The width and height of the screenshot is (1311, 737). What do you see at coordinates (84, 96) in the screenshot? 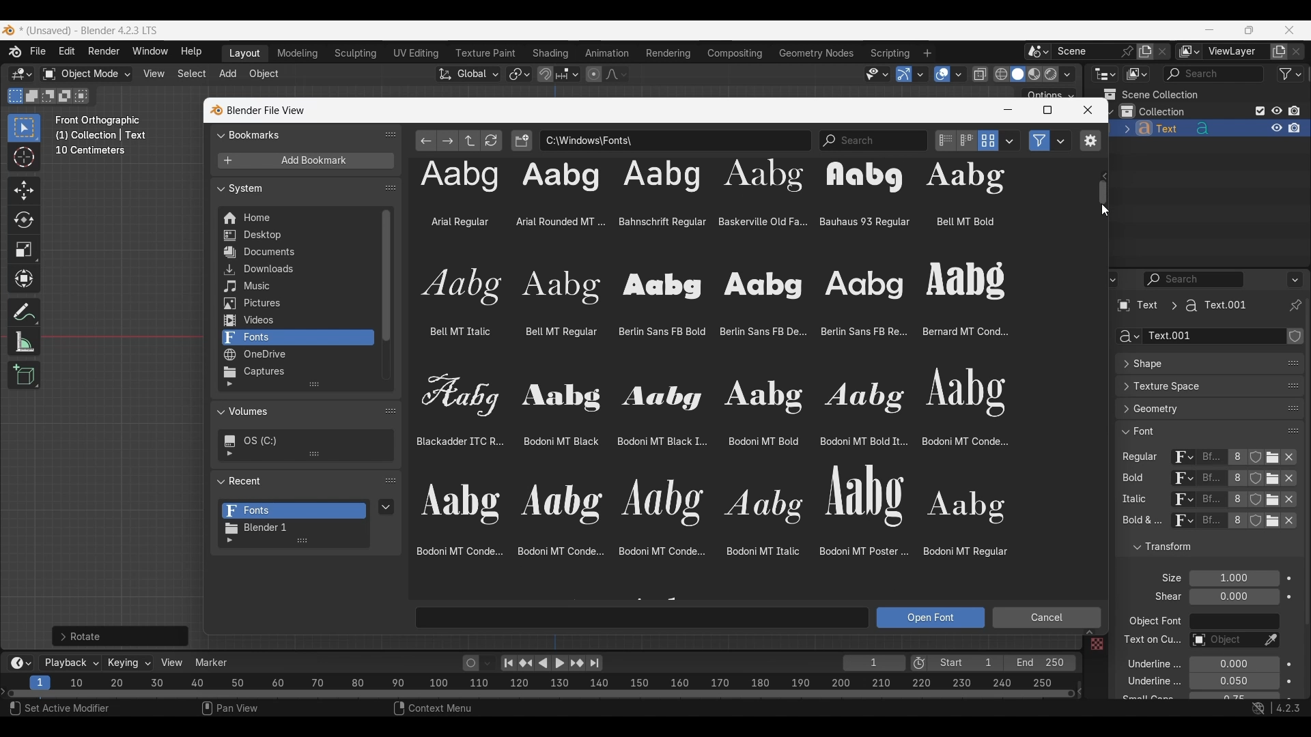
I see `select` at bounding box center [84, 96].